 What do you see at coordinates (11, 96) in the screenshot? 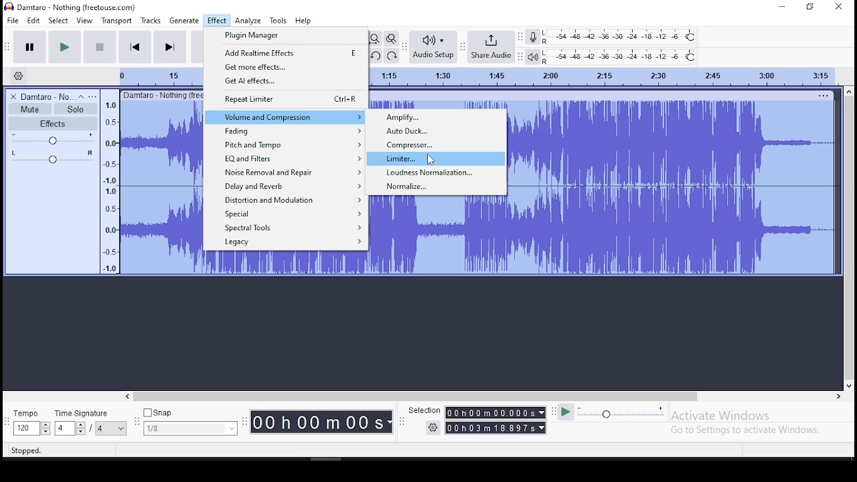
I see `delete track` at bounding box center [11, 96].